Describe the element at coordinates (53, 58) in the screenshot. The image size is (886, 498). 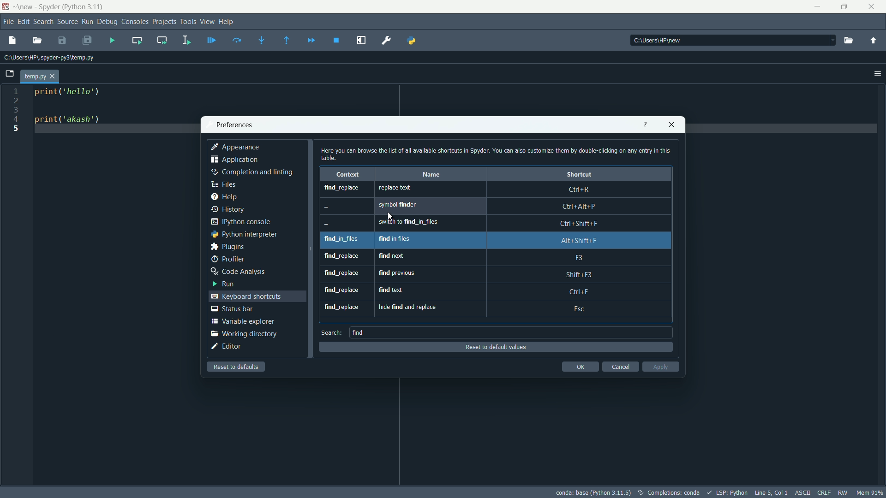
I see `c:\users\hp\.spyder-py3\temp.py` at that location.